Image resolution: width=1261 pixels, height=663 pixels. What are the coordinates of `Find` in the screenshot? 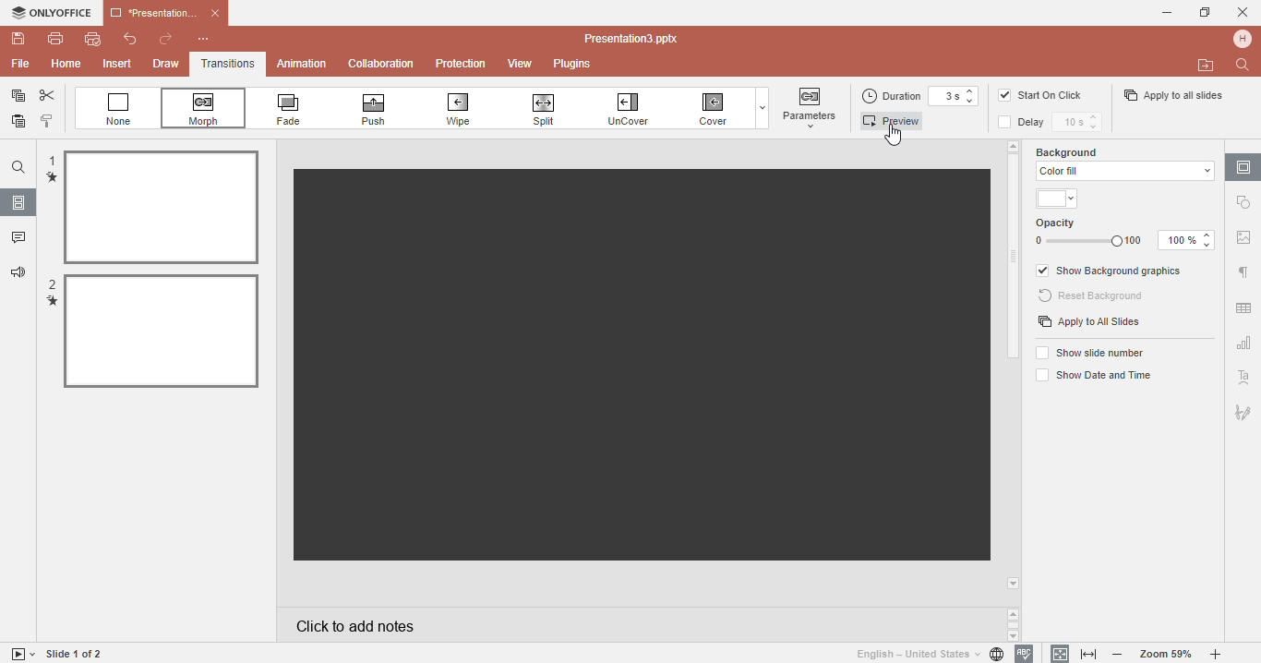 It's located at (18, 167).